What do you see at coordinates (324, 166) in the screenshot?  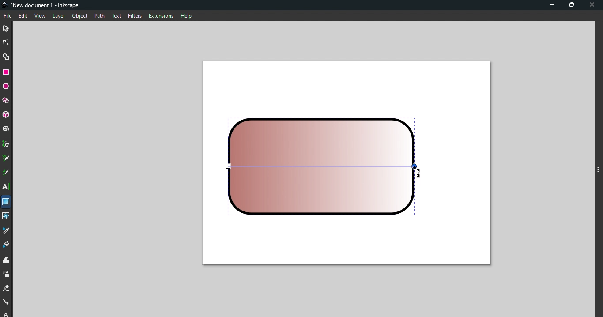 I see `applying color gradient to the selected shape` at bounding box center [324, 166].